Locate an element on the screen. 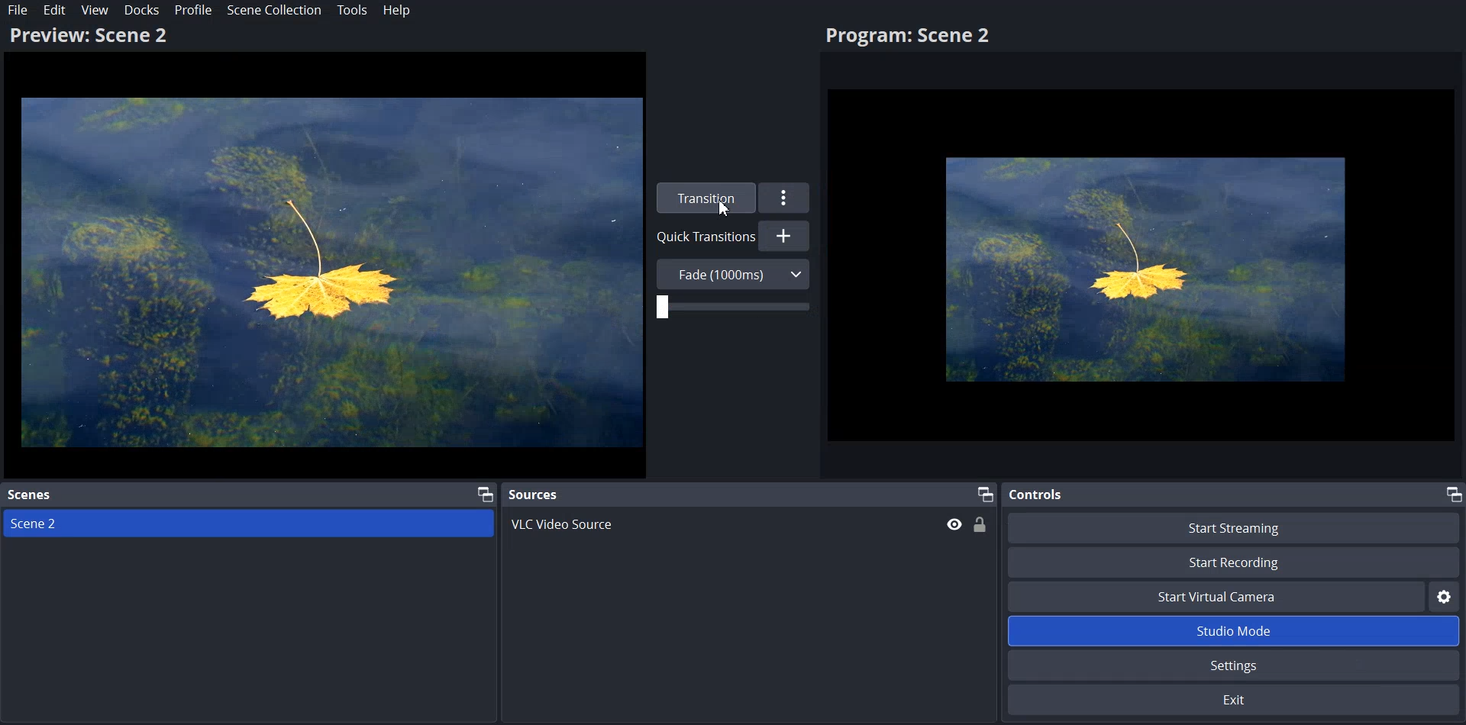 This screenshot has height=725, width=1466. Flower Image is located at coordinates (325, 273).